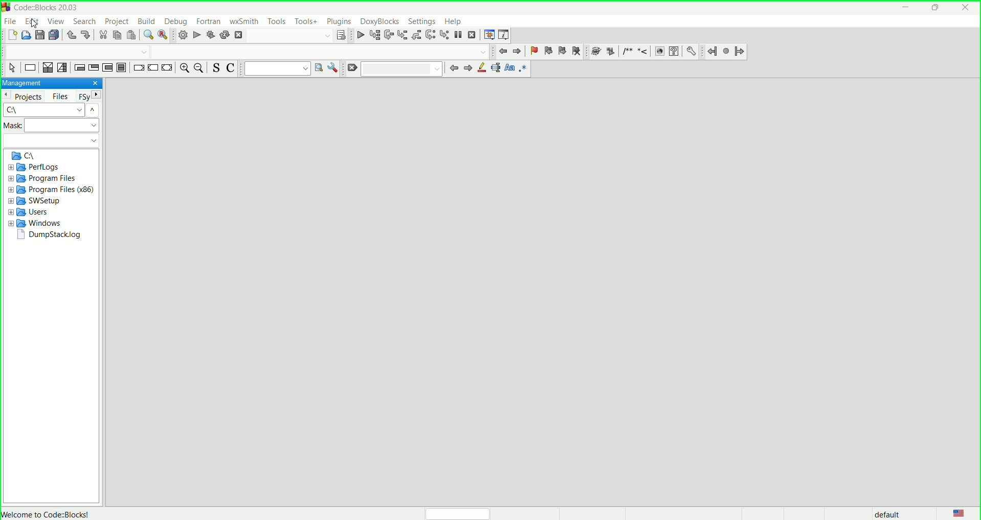 The image size is (981, 520). What do you see at coordinates (496, 67) in the screenshot?
I see `selected text` at bounding box center [496, 67].